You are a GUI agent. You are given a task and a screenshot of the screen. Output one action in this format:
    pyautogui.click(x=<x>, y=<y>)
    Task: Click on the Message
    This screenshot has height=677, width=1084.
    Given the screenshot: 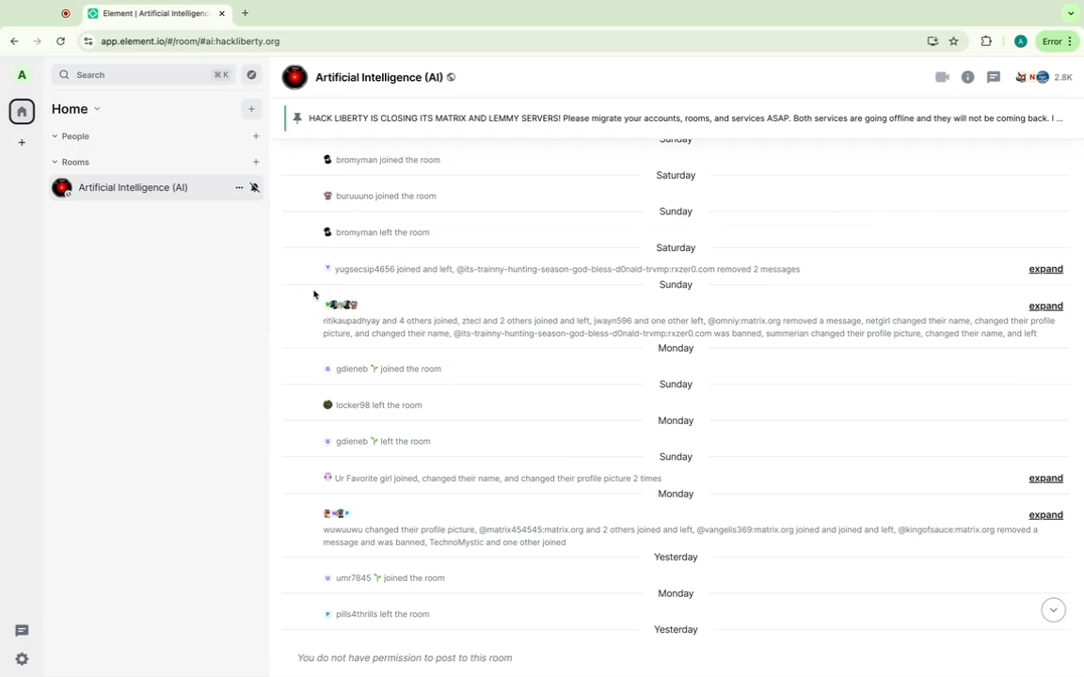 What is the action you would take?
    pyautogui.click(x=409, y=656)
    